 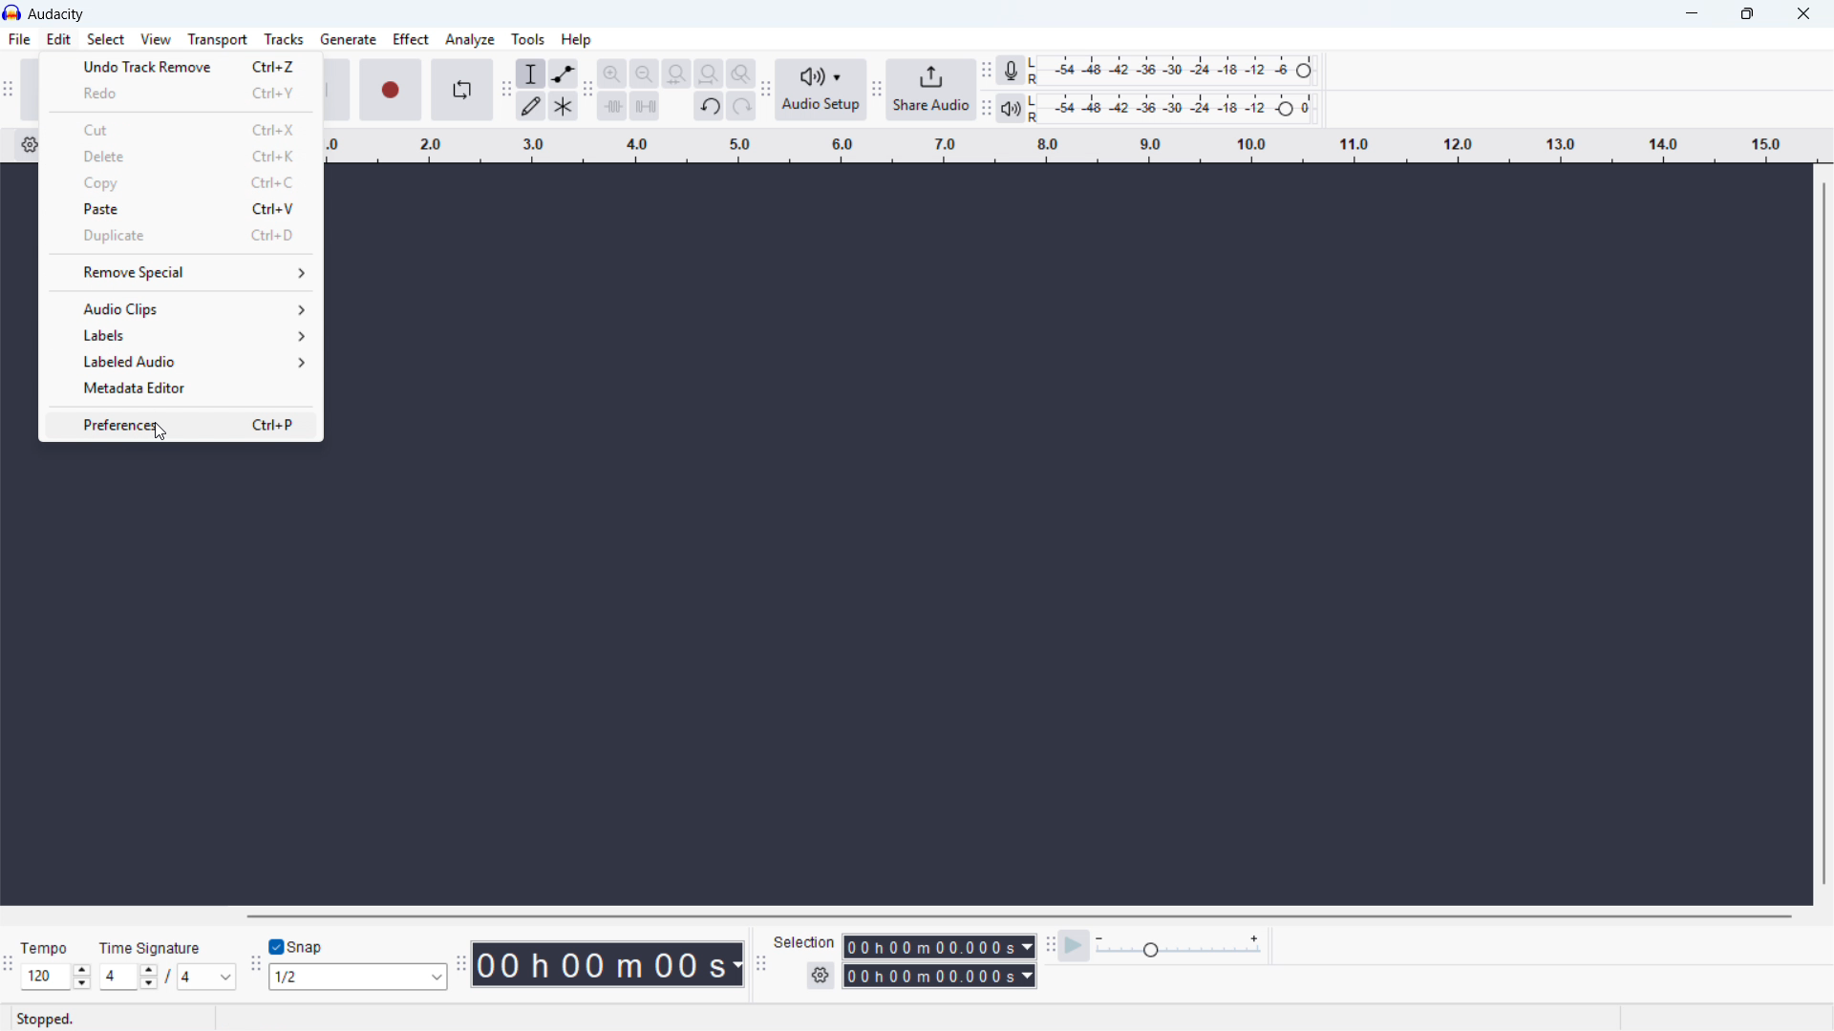 What do you see at coordinates (180, 182) in the screenshot?
I see `copy` at bounding box center [180, 182].